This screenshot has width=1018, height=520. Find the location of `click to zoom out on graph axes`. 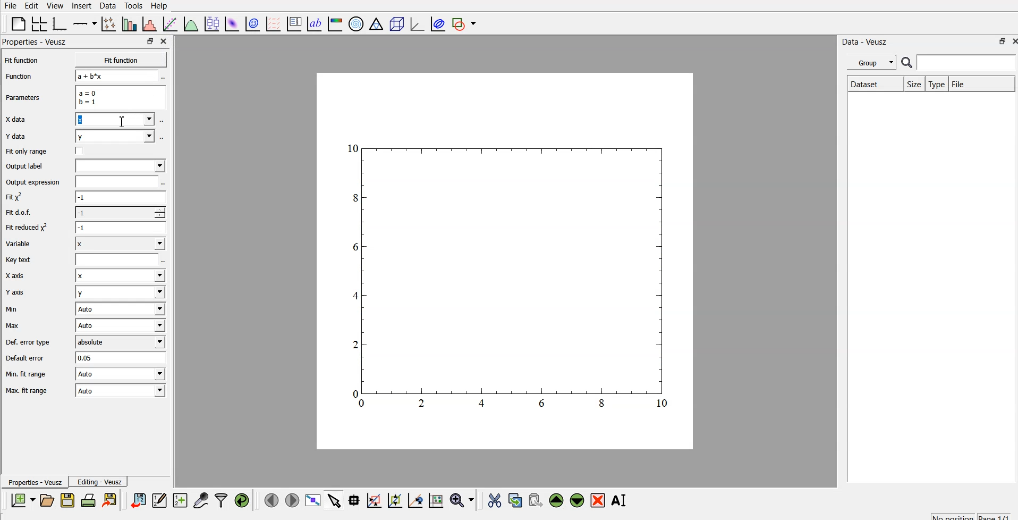

click to zoom out on graph axes is located at coordinates (395, 500).